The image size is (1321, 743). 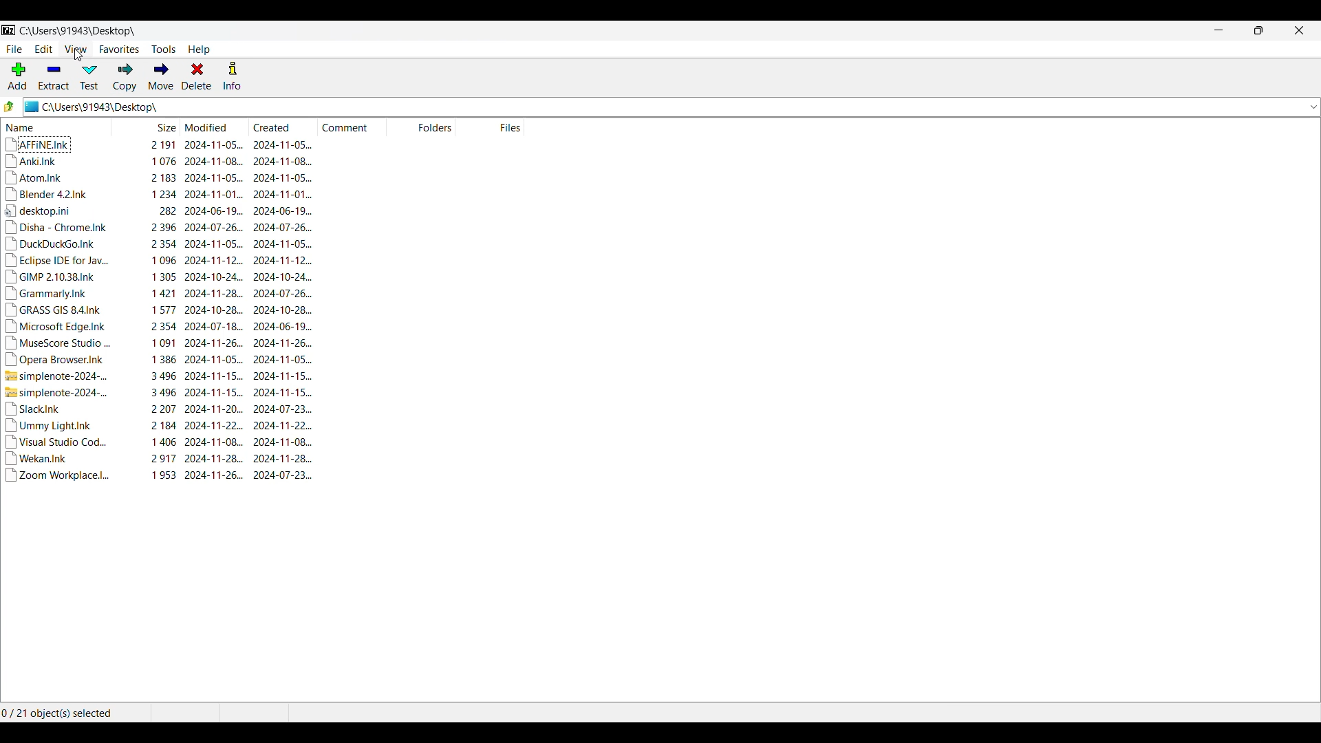 What do you see at coordinates (10, 107) in the screenshot?
I see `Go to previous folder` at bounding box center [10, 107].